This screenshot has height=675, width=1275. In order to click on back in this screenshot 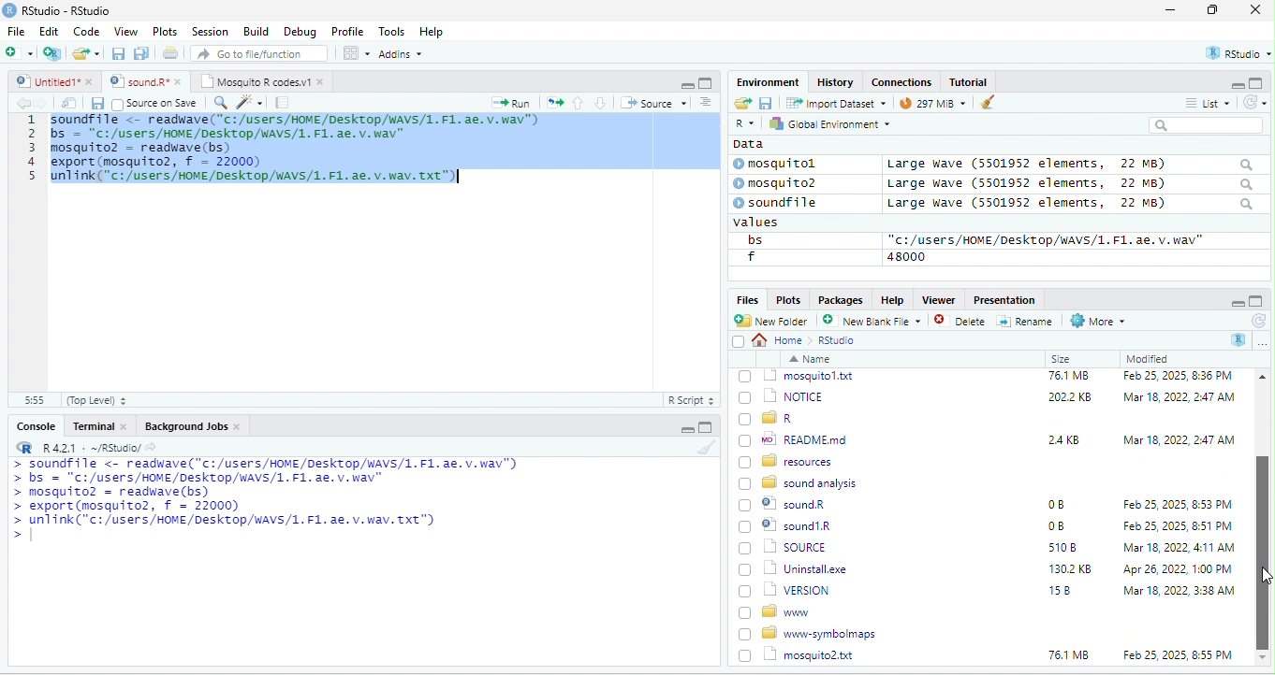, I will do `click(26, 104)`.